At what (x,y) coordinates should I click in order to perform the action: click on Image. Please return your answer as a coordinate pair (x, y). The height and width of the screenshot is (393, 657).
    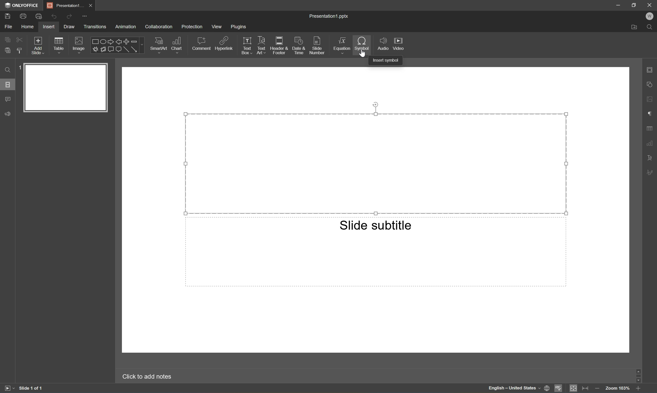
    Looking at the image, I should click on (79, 45).